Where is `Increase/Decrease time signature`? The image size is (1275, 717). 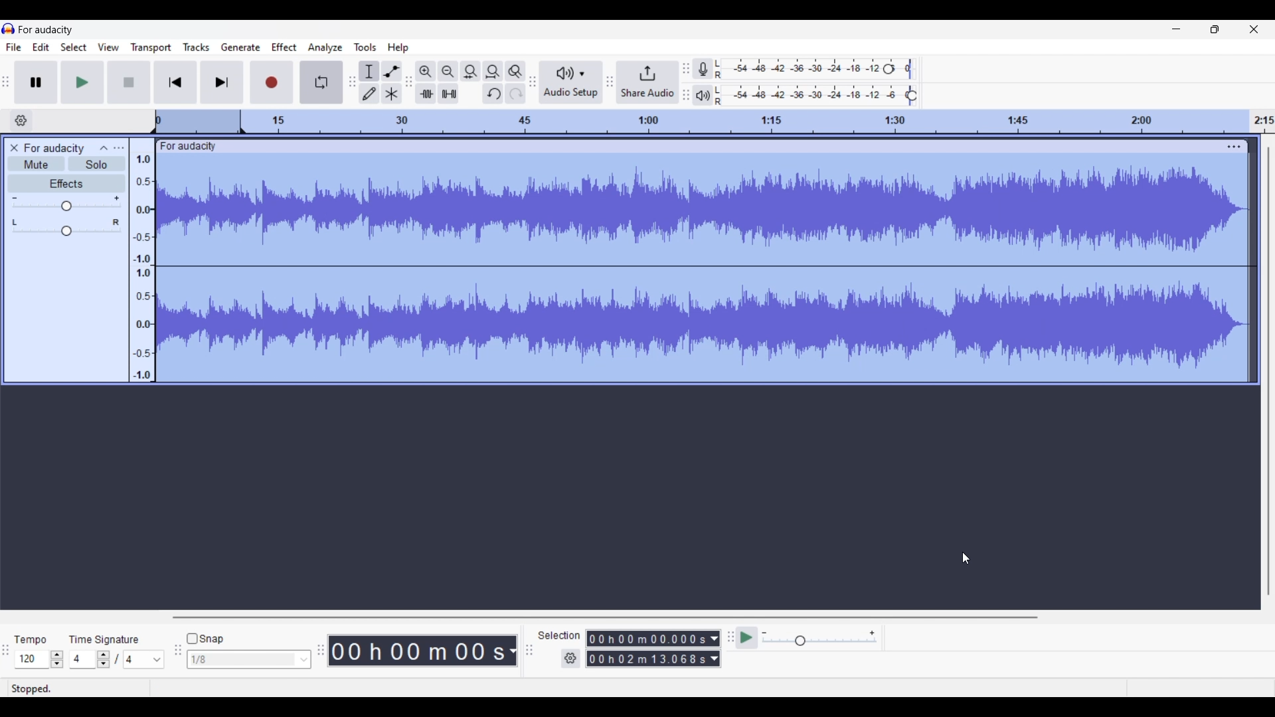 Increase/Decrease time signature is located at coordinates (104, 659).